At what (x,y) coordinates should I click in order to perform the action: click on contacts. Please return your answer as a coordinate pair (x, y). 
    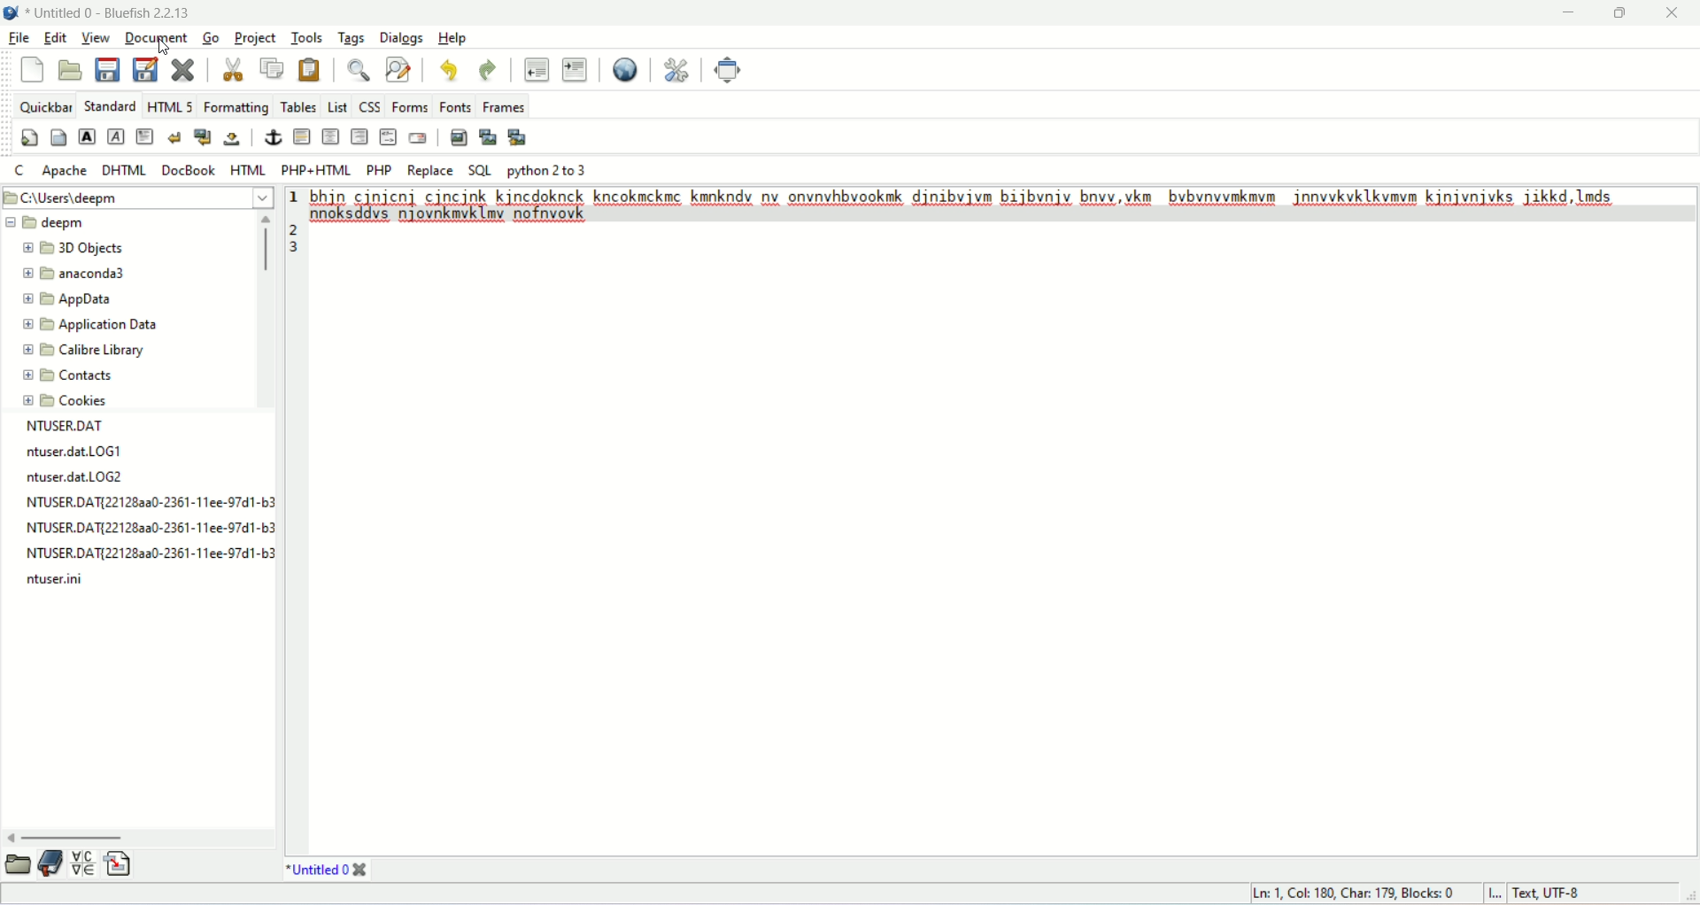
    Looking at the image, I should click on (70, 375).